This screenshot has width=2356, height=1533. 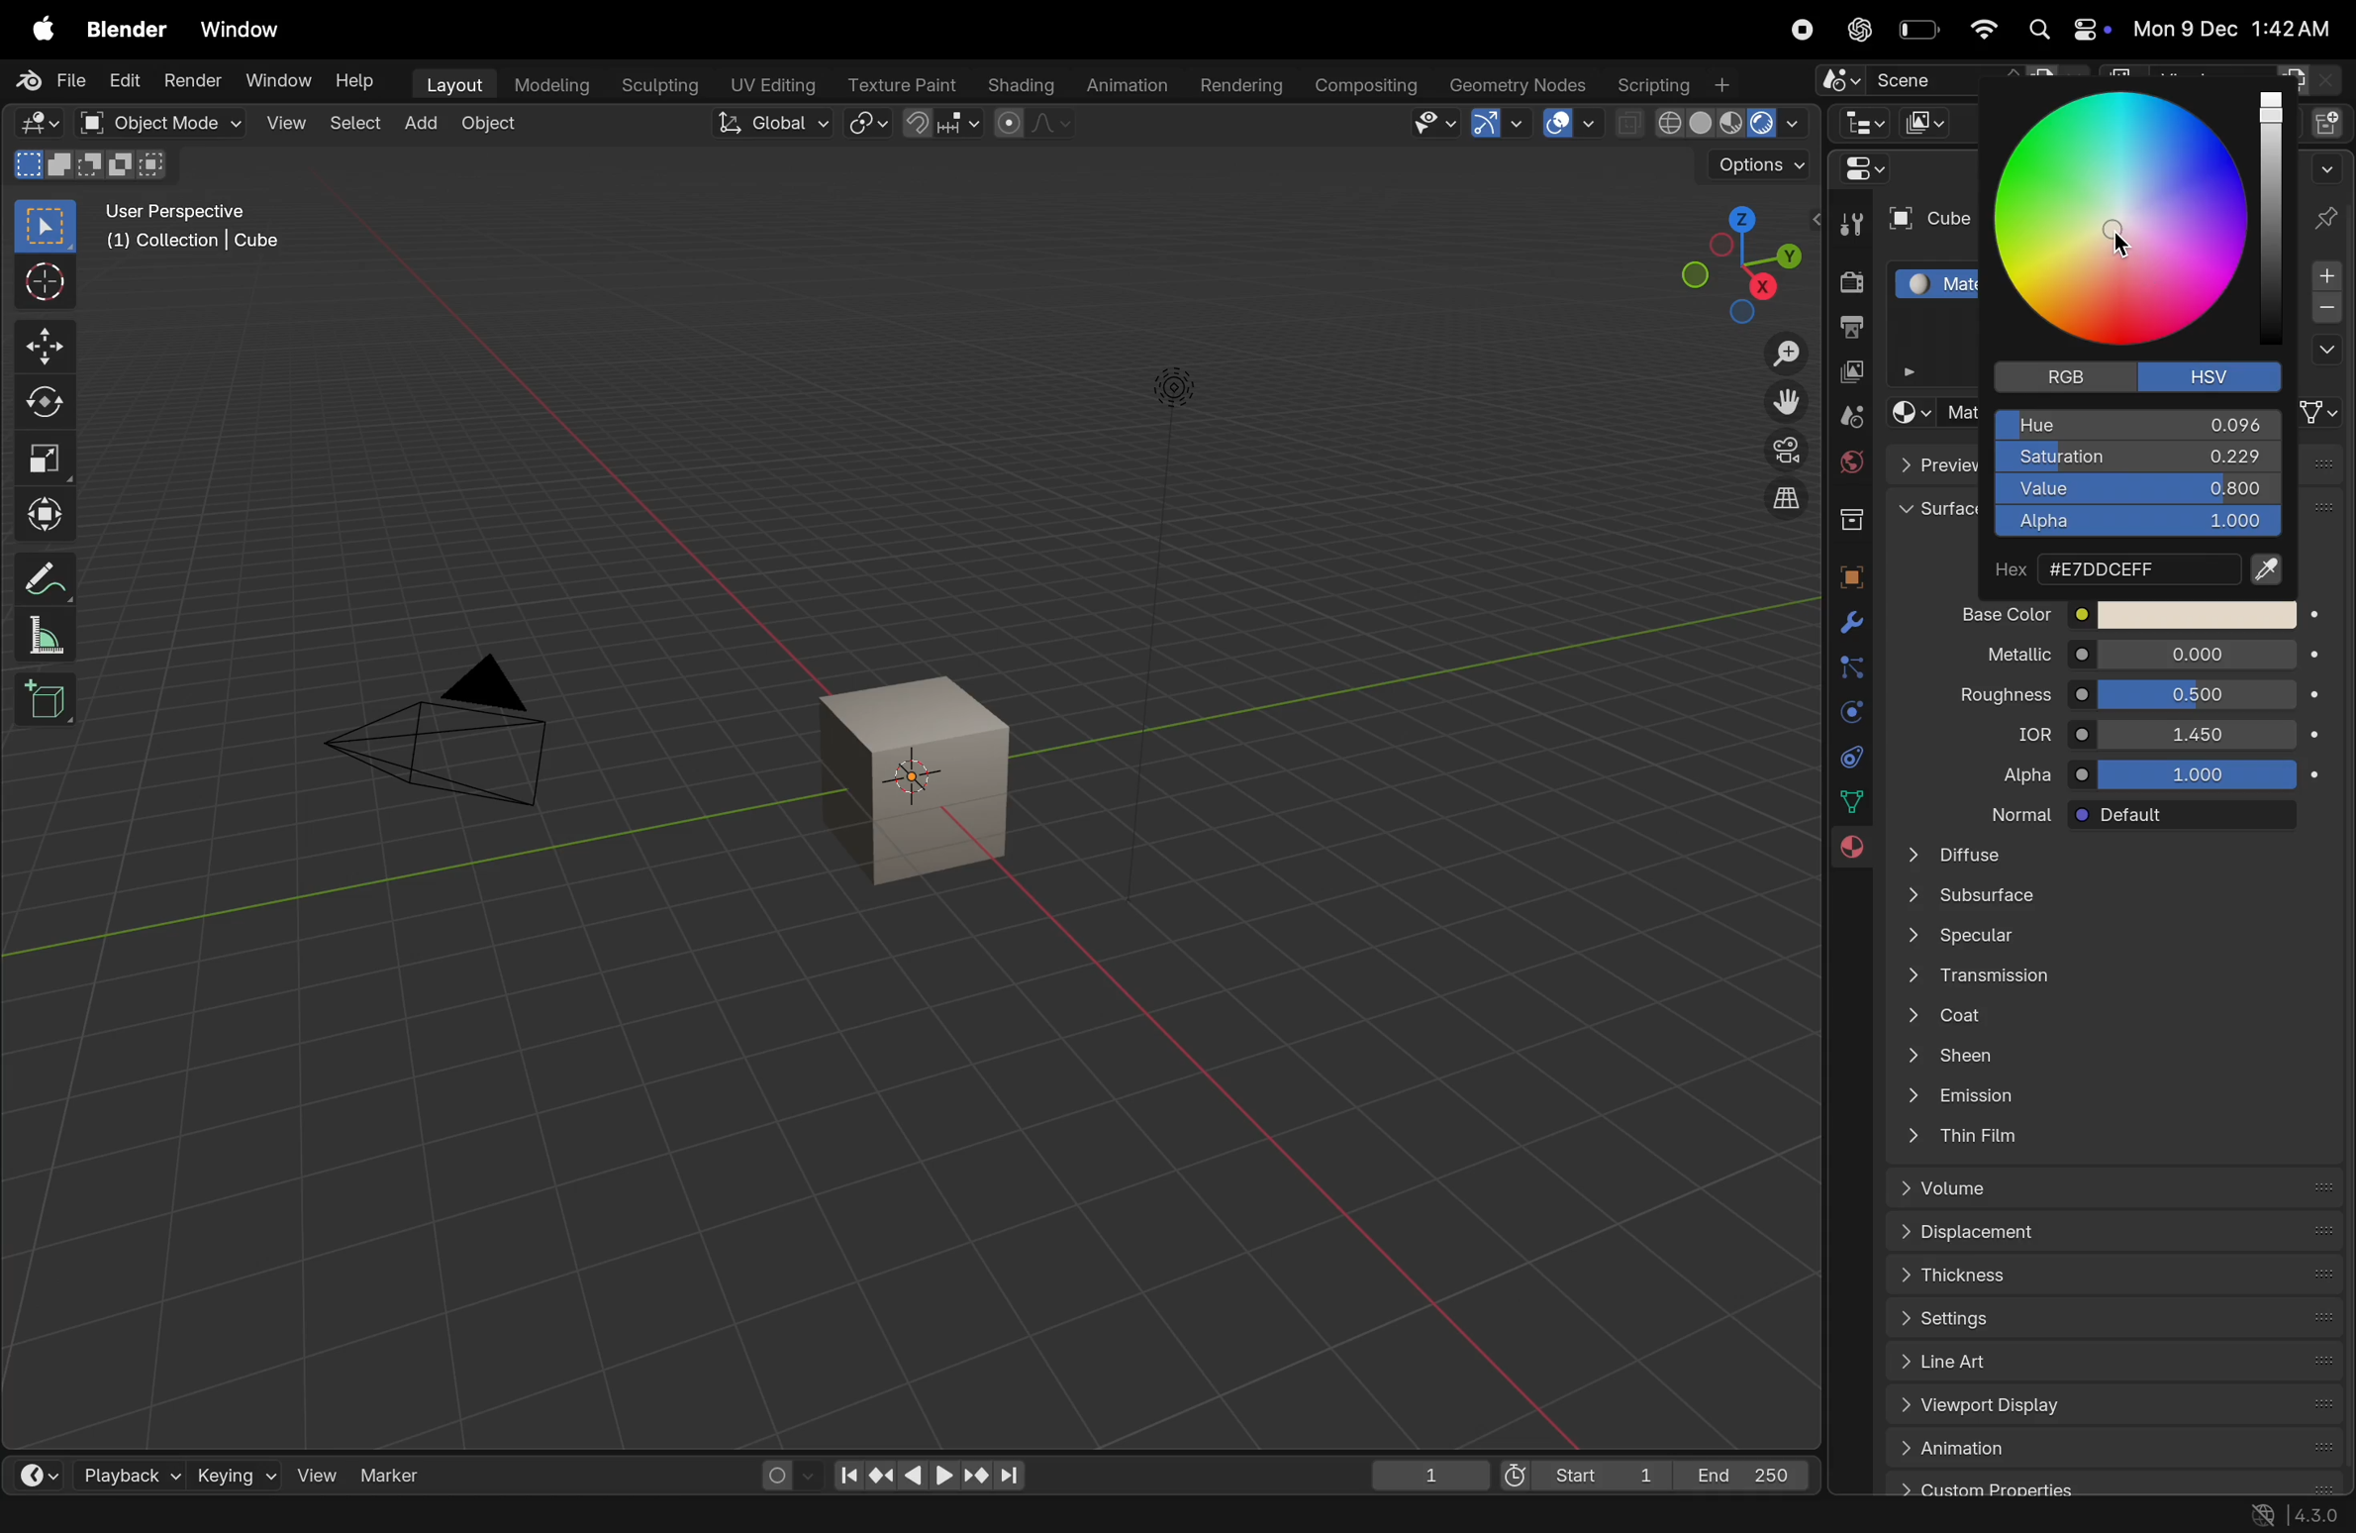 What do you see at coordinates (1430, 1477) in the screenshot?
I see `1` at bounding box center [1430, 1477].